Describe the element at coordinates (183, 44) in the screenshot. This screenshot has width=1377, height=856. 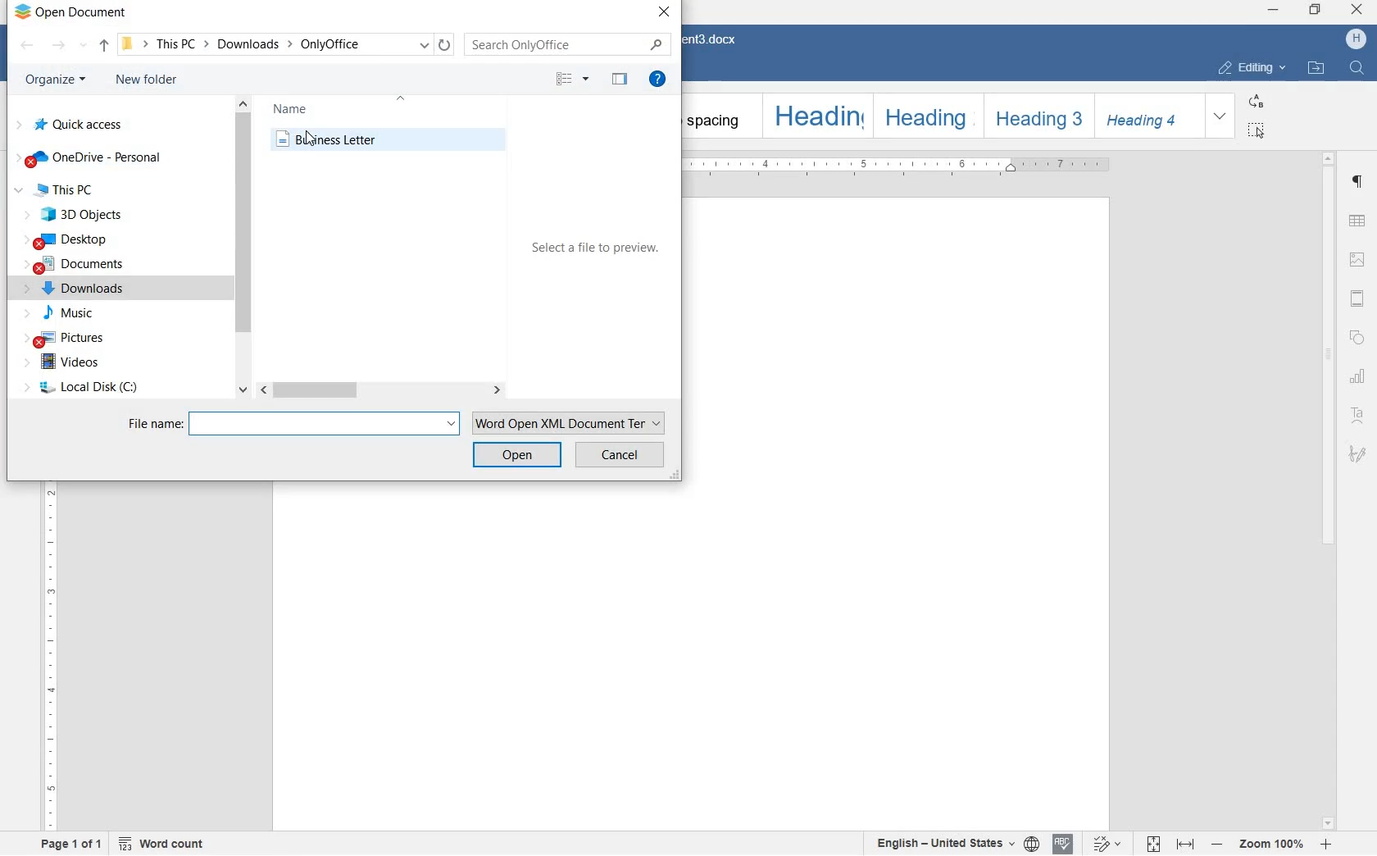
I see `this pc` at that location.